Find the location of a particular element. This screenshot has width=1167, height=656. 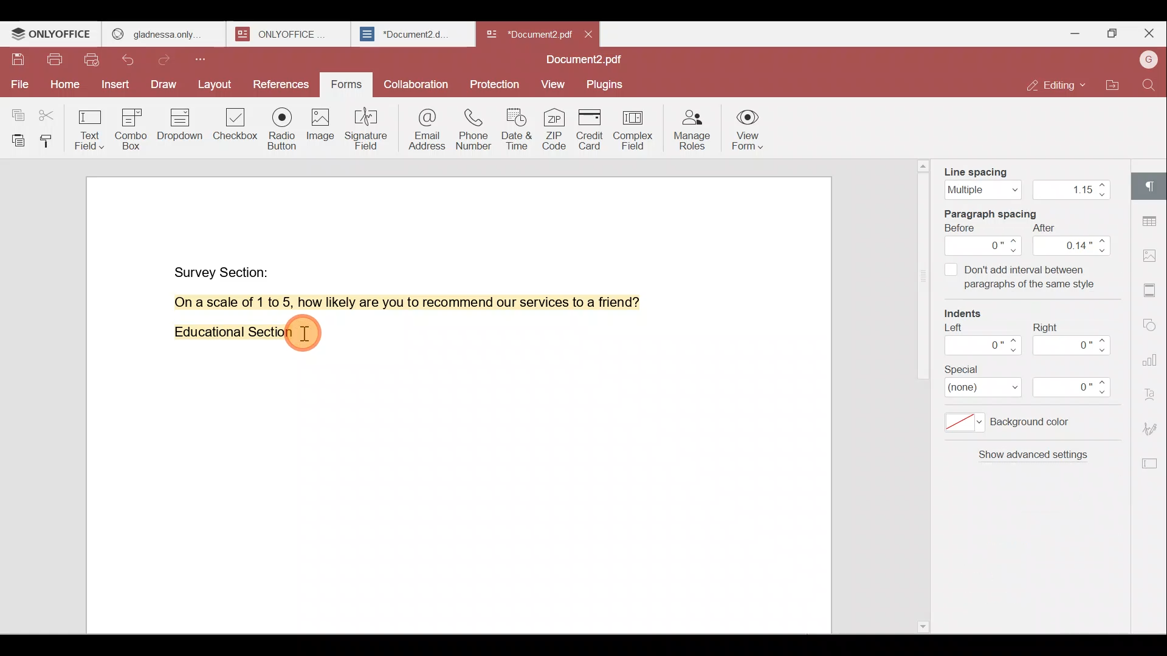

Insert is located at coordinates (115, 86).